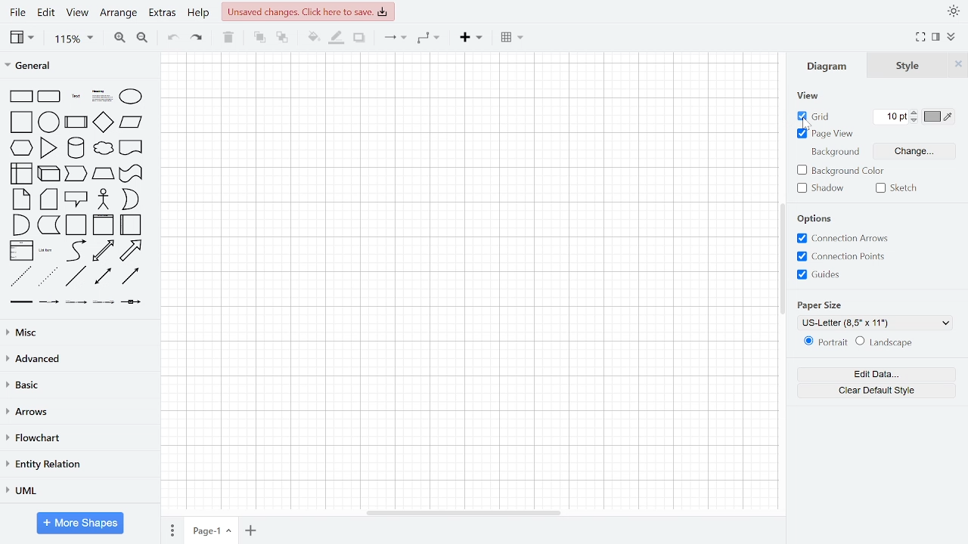  What do you see at coordinates (49, 277) in the screenshot?
I see `dotted line` at bounding box center [49, 277].